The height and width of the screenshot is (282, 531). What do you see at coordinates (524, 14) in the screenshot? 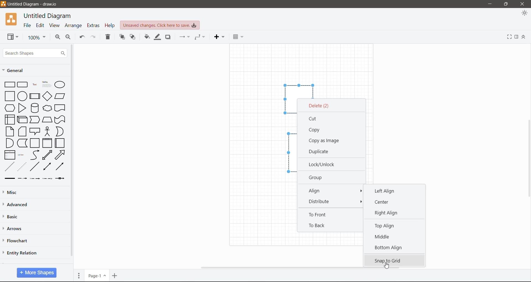
I see `Appearance` at bounding box center [524, 14].